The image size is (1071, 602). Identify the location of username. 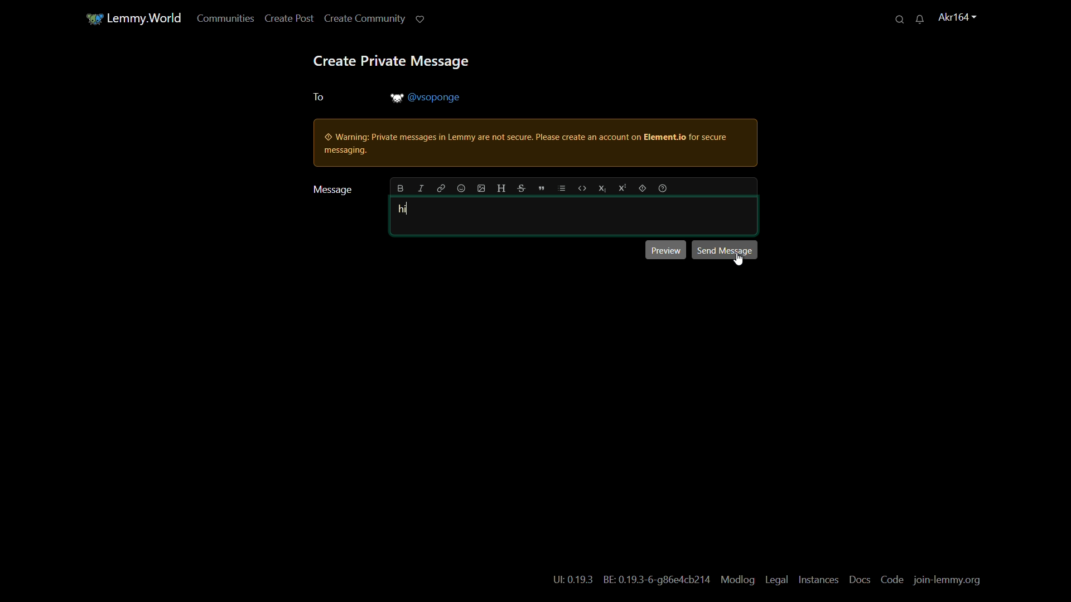
(427, 97).